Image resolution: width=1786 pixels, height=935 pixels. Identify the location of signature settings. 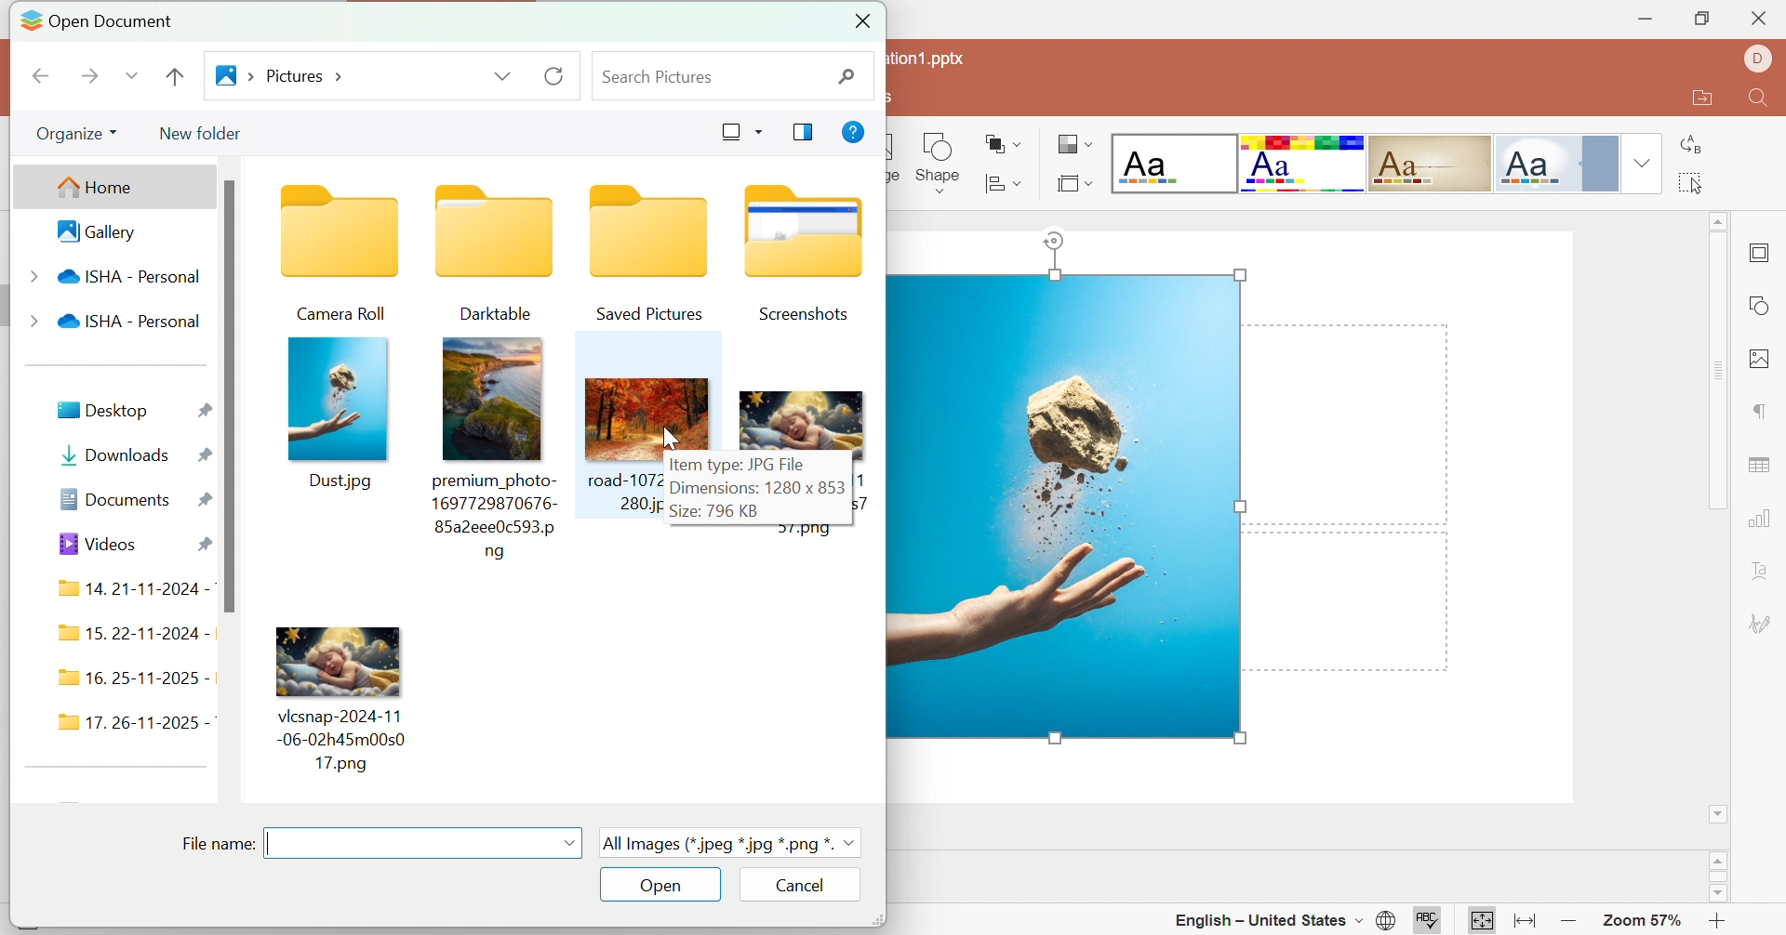
(1766, 625).